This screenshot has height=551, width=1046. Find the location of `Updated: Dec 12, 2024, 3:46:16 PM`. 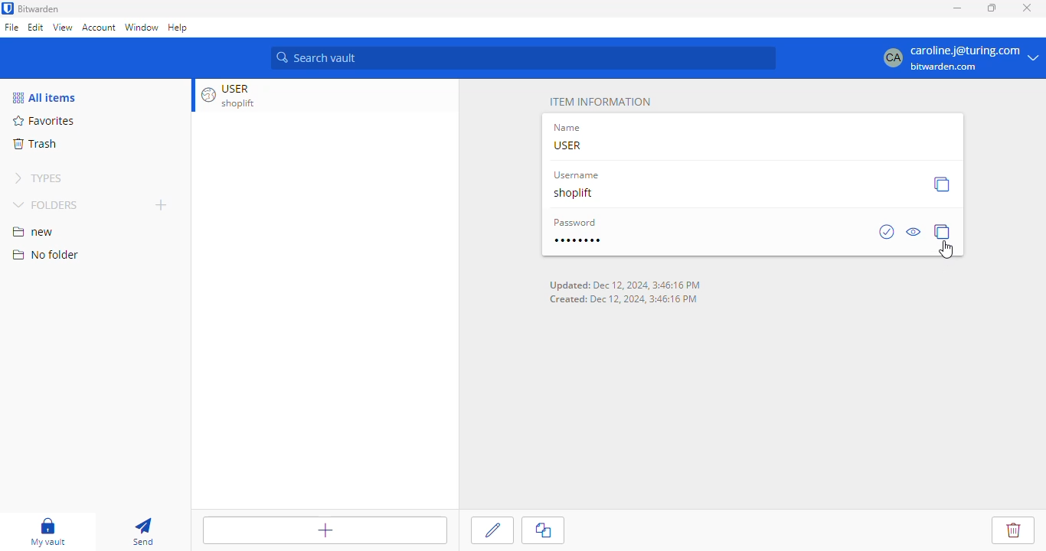

Updated: Dec 12, 2024, 3:46:16 PM is located at coordinates (625, 285).